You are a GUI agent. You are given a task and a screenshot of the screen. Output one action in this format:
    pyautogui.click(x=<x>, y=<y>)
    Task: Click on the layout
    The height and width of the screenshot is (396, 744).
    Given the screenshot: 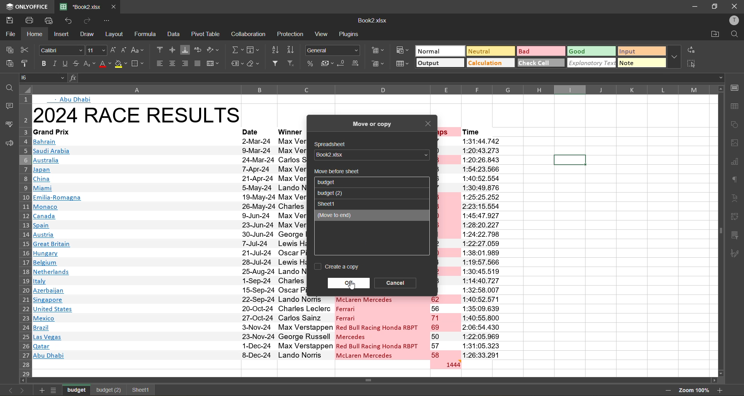 What is the action you would take?
    pyautogui.click(x=115, y=34)
    